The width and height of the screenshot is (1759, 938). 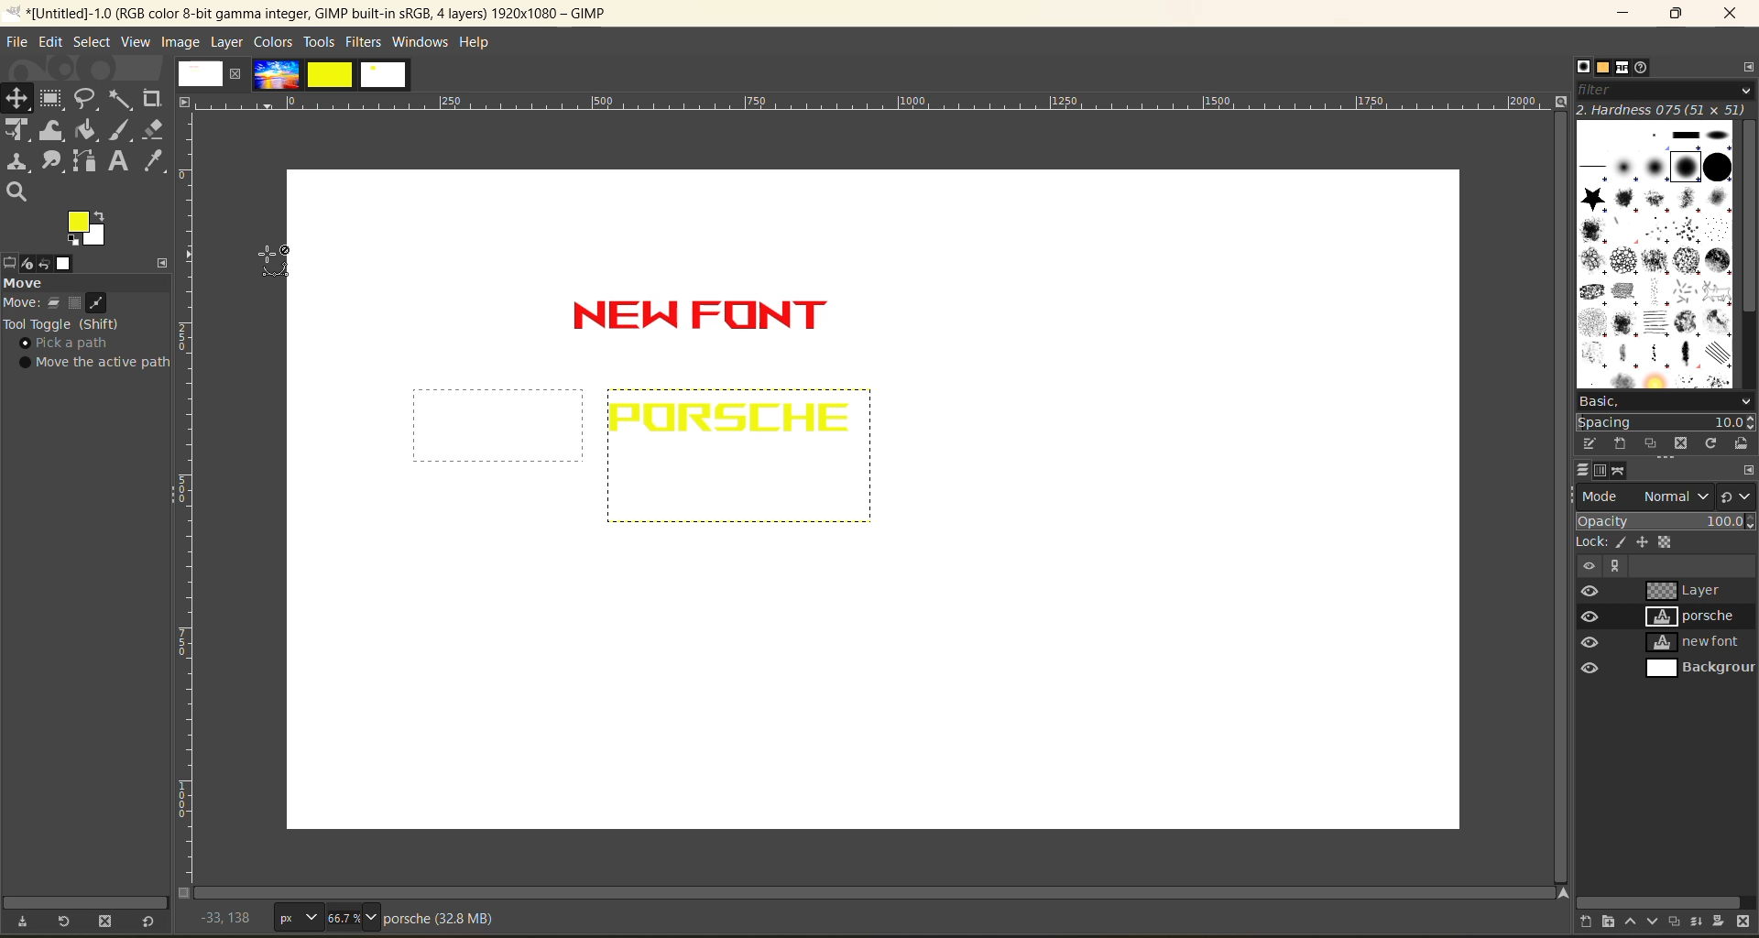 What do you see at coordinates (82, 365) in the screenshot?
I see `tool toggle` at bounding box center [82, 365].